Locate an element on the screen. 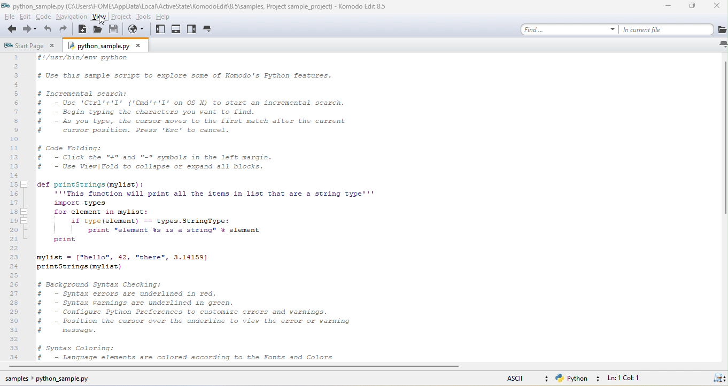  file is located at coordinates (9, 18).